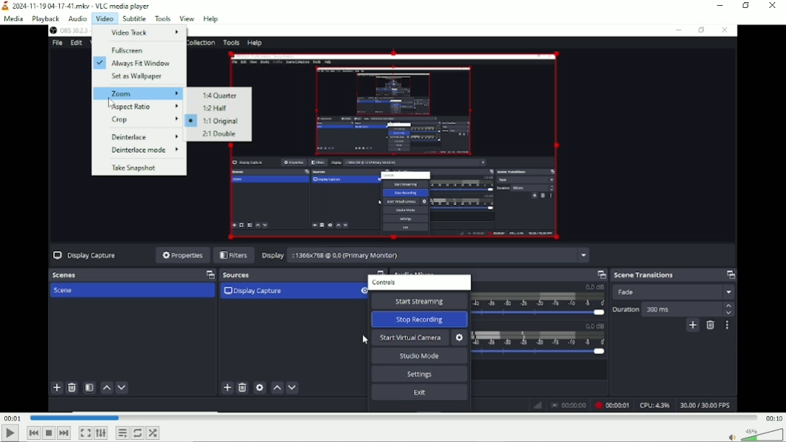 The width and height of the screenshot is (786, 442). I want to click on Deinterlace, so click(138, 136).